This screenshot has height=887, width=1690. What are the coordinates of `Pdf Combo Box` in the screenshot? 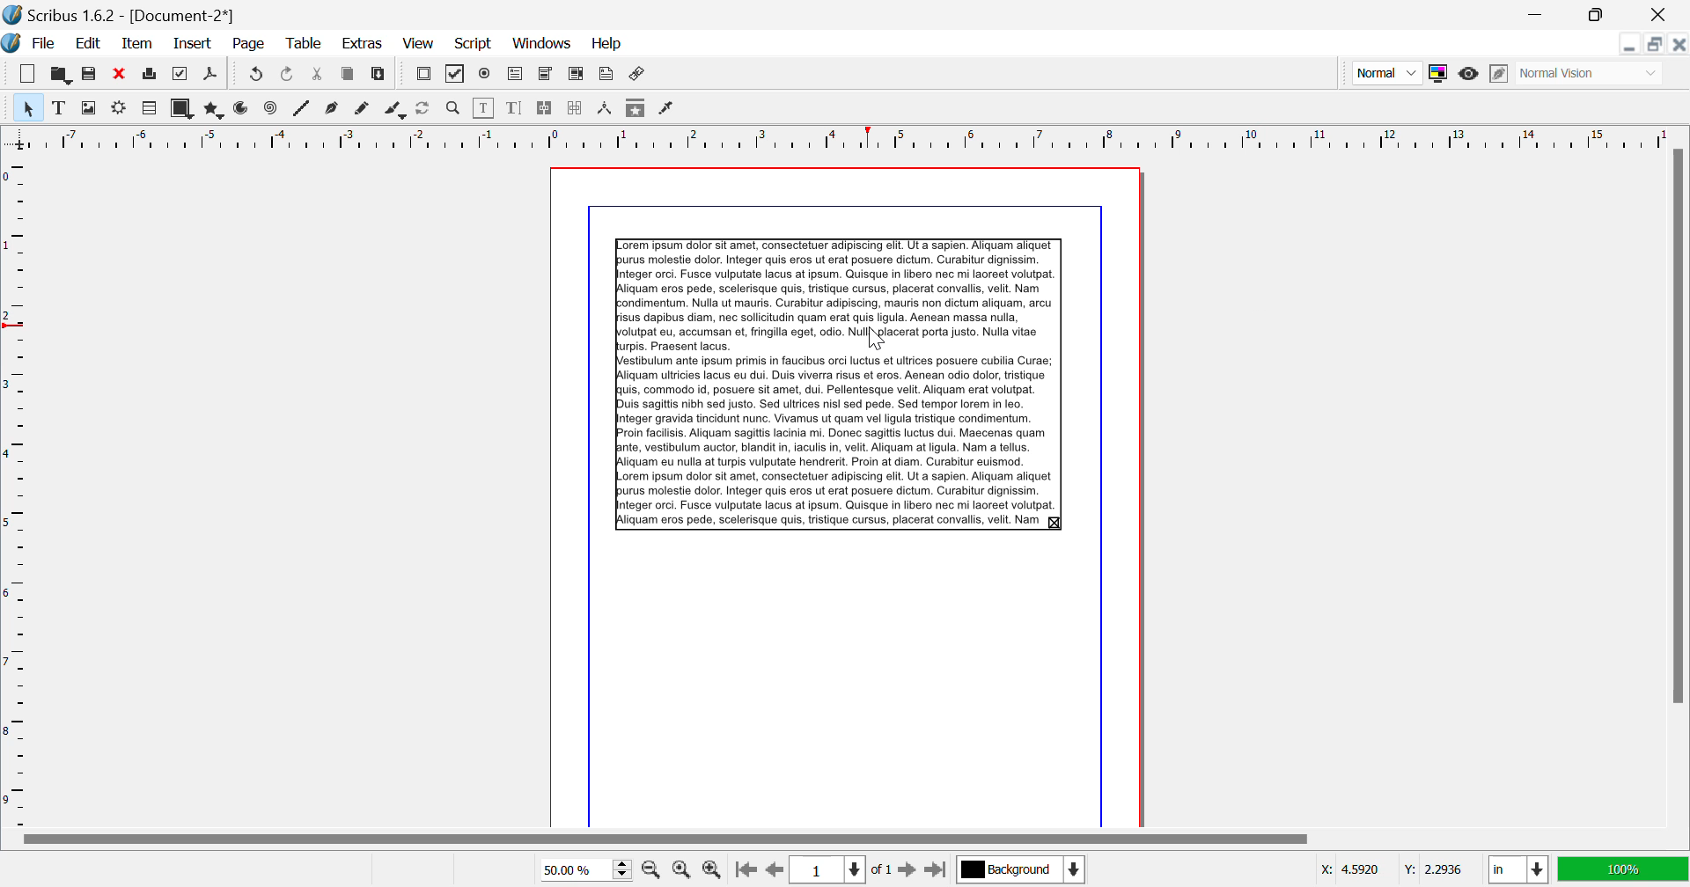 It's located at (545, 75).